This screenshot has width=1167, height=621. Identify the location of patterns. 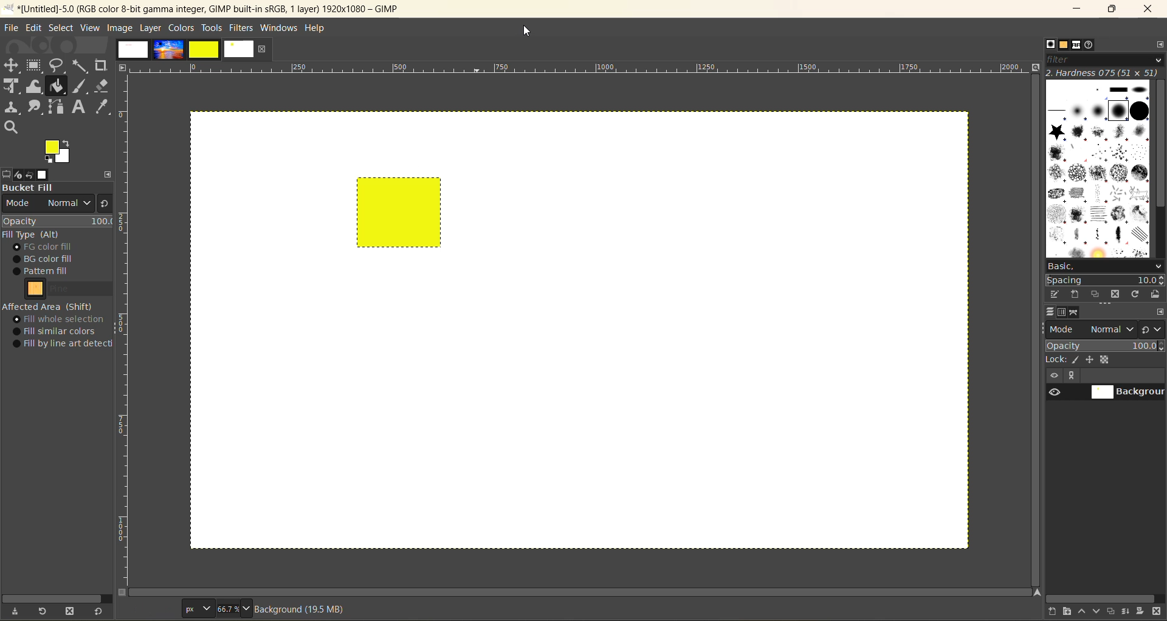
(1064, 46).